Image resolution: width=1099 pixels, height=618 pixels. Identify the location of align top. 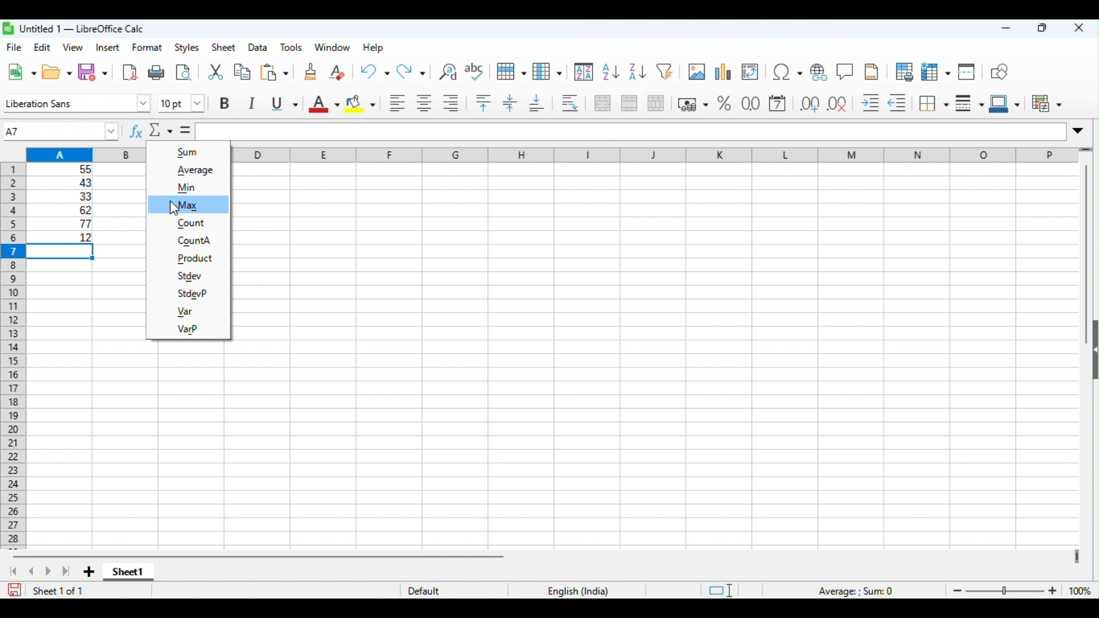
(484, 103).